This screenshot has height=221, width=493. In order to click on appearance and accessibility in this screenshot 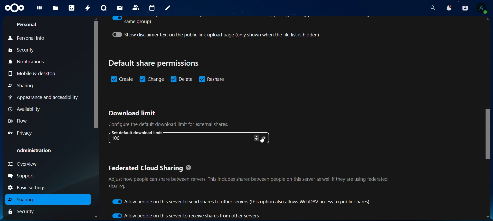, I will do `click(44, 98)`.